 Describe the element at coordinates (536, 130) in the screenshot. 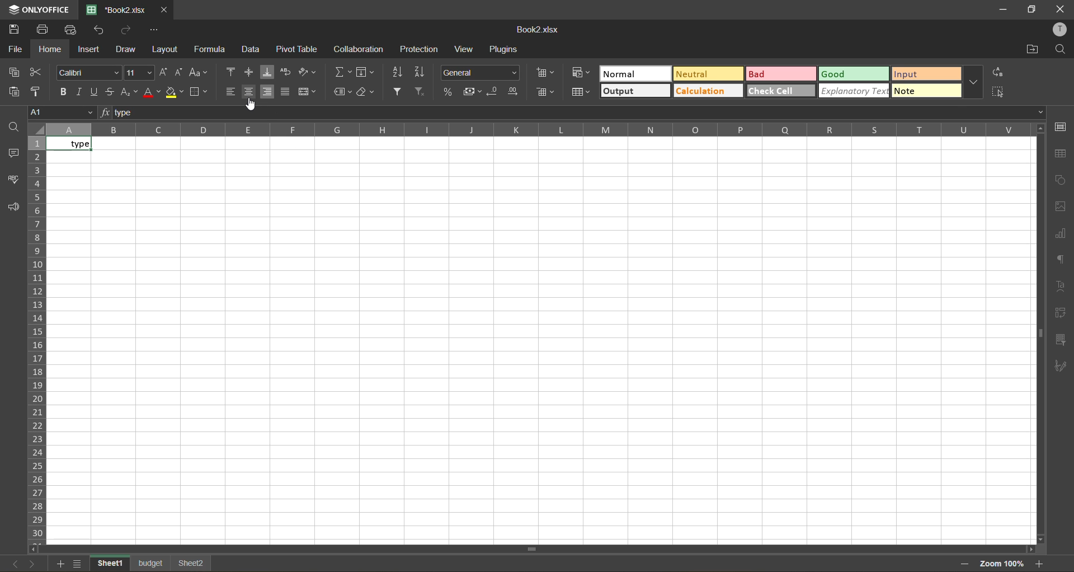

I see `column names` at that location.